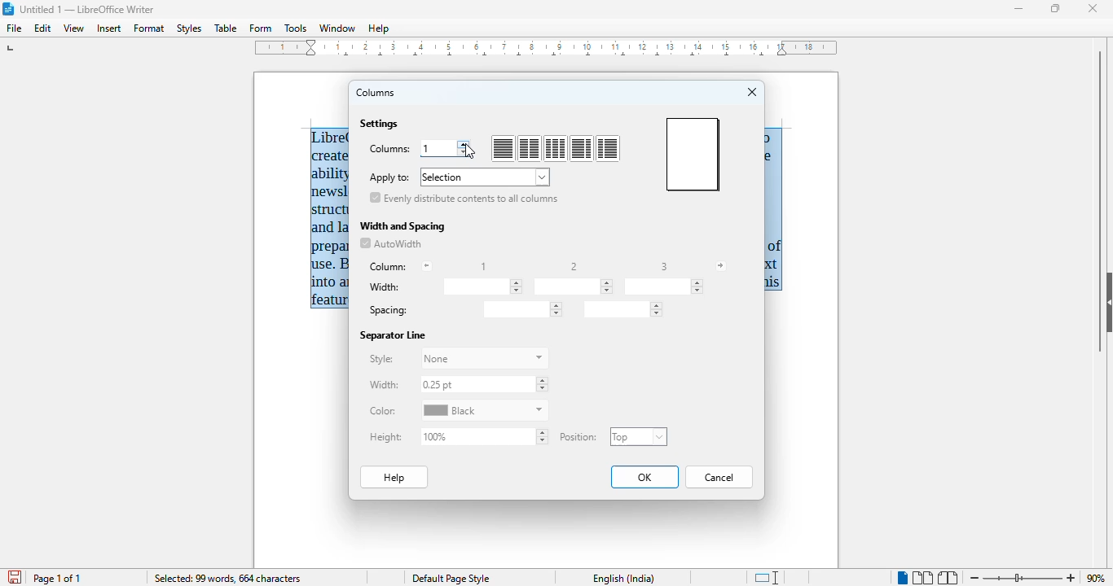  I want to click on Untitled 1 -- LibreOffice Writer, so click(90, 8).